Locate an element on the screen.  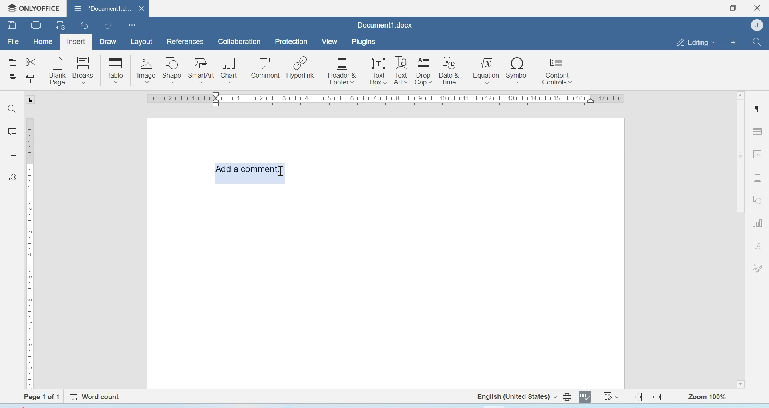
Text Box is located at coordinates (376, 71).